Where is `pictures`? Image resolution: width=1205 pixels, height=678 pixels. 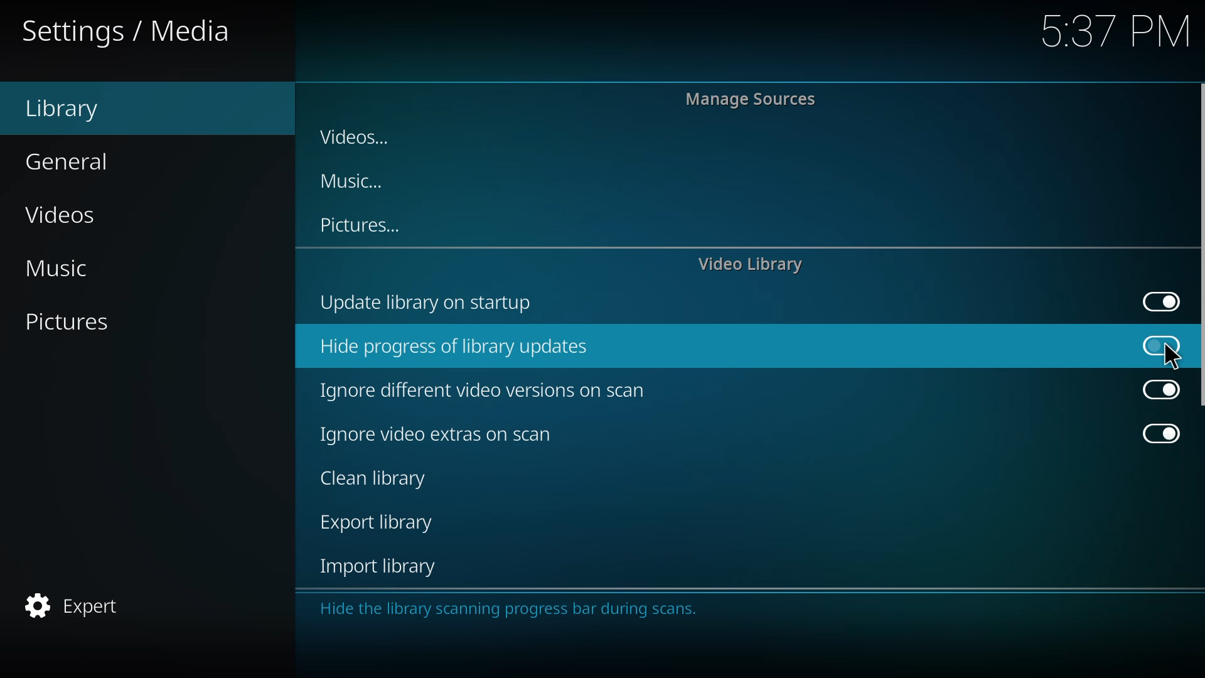 pictures is located at coordinates (83, 322).